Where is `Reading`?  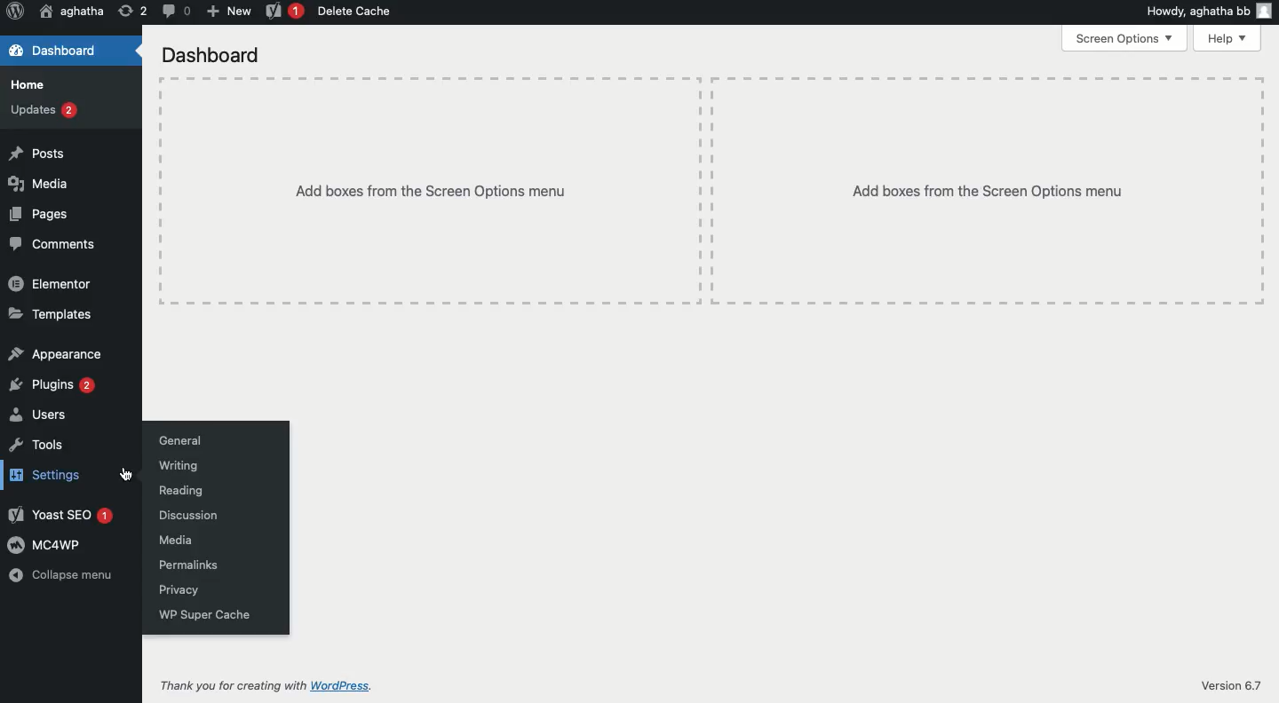
Reading is located at coordinates (179, 492).